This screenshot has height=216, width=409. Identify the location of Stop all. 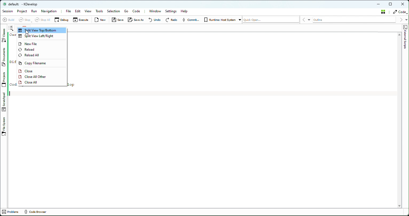
(43, 20).